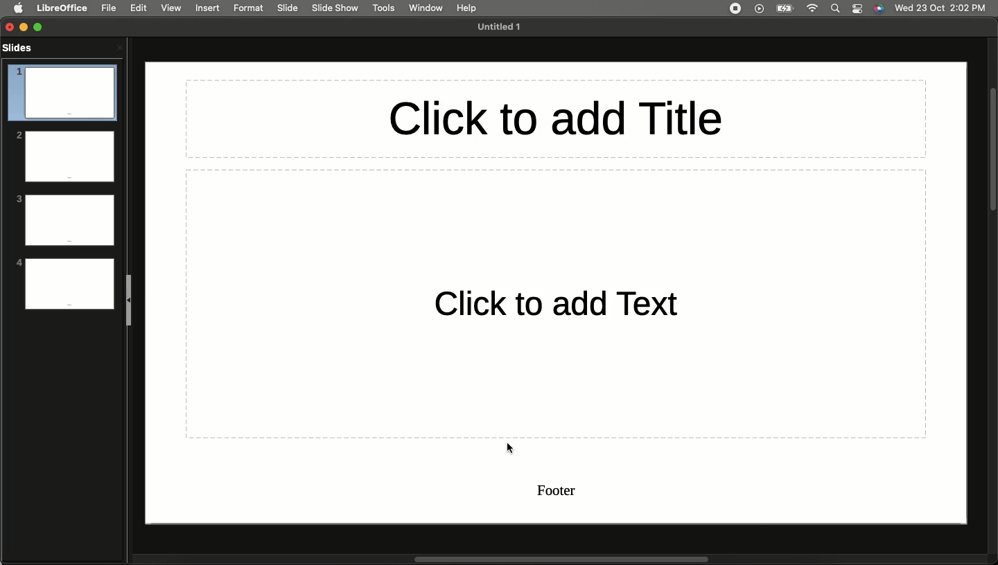  I want to click on Close, so click(10, 27).